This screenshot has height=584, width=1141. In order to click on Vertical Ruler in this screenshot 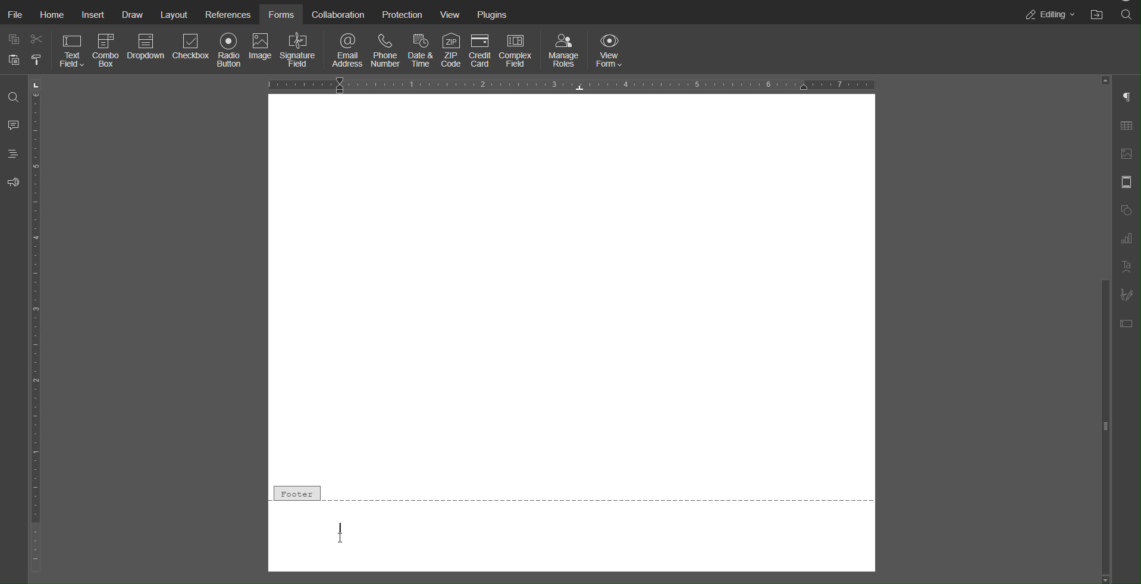, I will do `click(36, 327)`.